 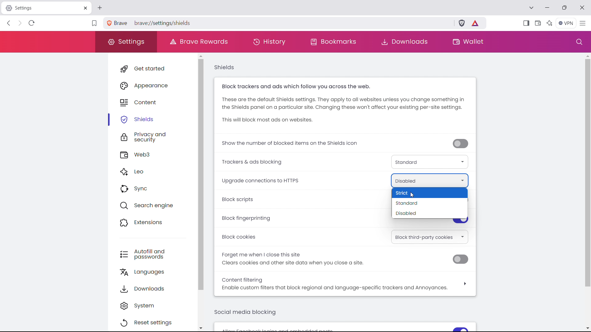 I want to click on toggle off, so click(x=461, y=144).